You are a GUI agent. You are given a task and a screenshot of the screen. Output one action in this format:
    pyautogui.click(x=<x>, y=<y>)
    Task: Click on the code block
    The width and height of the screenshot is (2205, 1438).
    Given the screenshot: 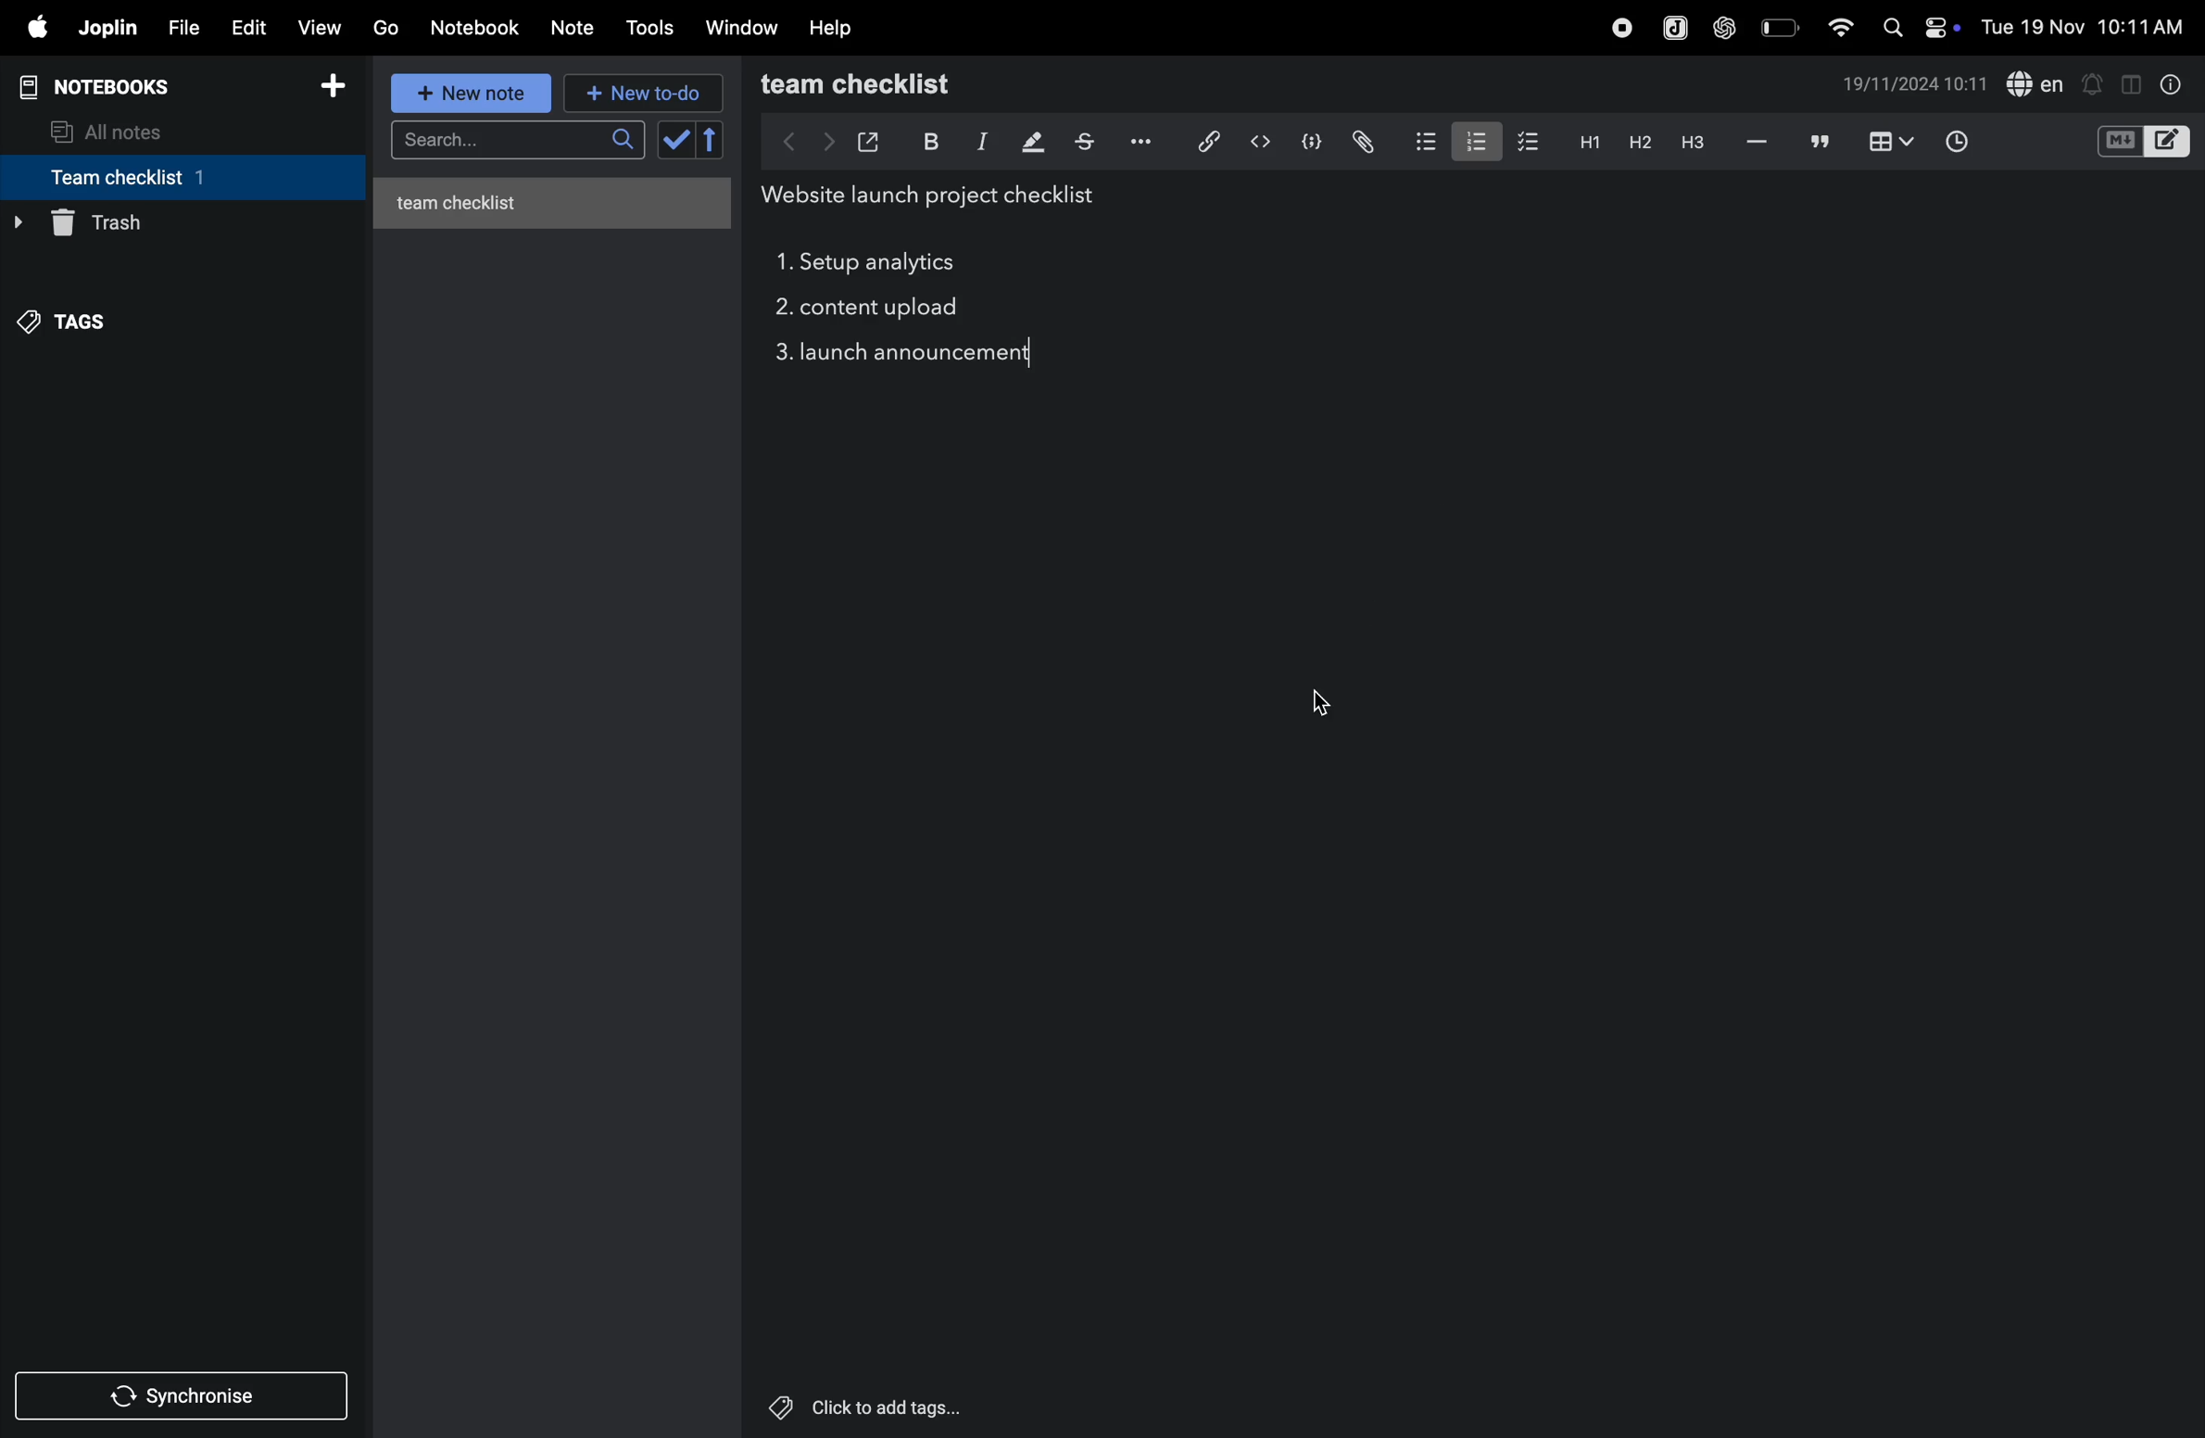 What is the action you would take?
    pyautogui.click(x=1311, y=140)
    